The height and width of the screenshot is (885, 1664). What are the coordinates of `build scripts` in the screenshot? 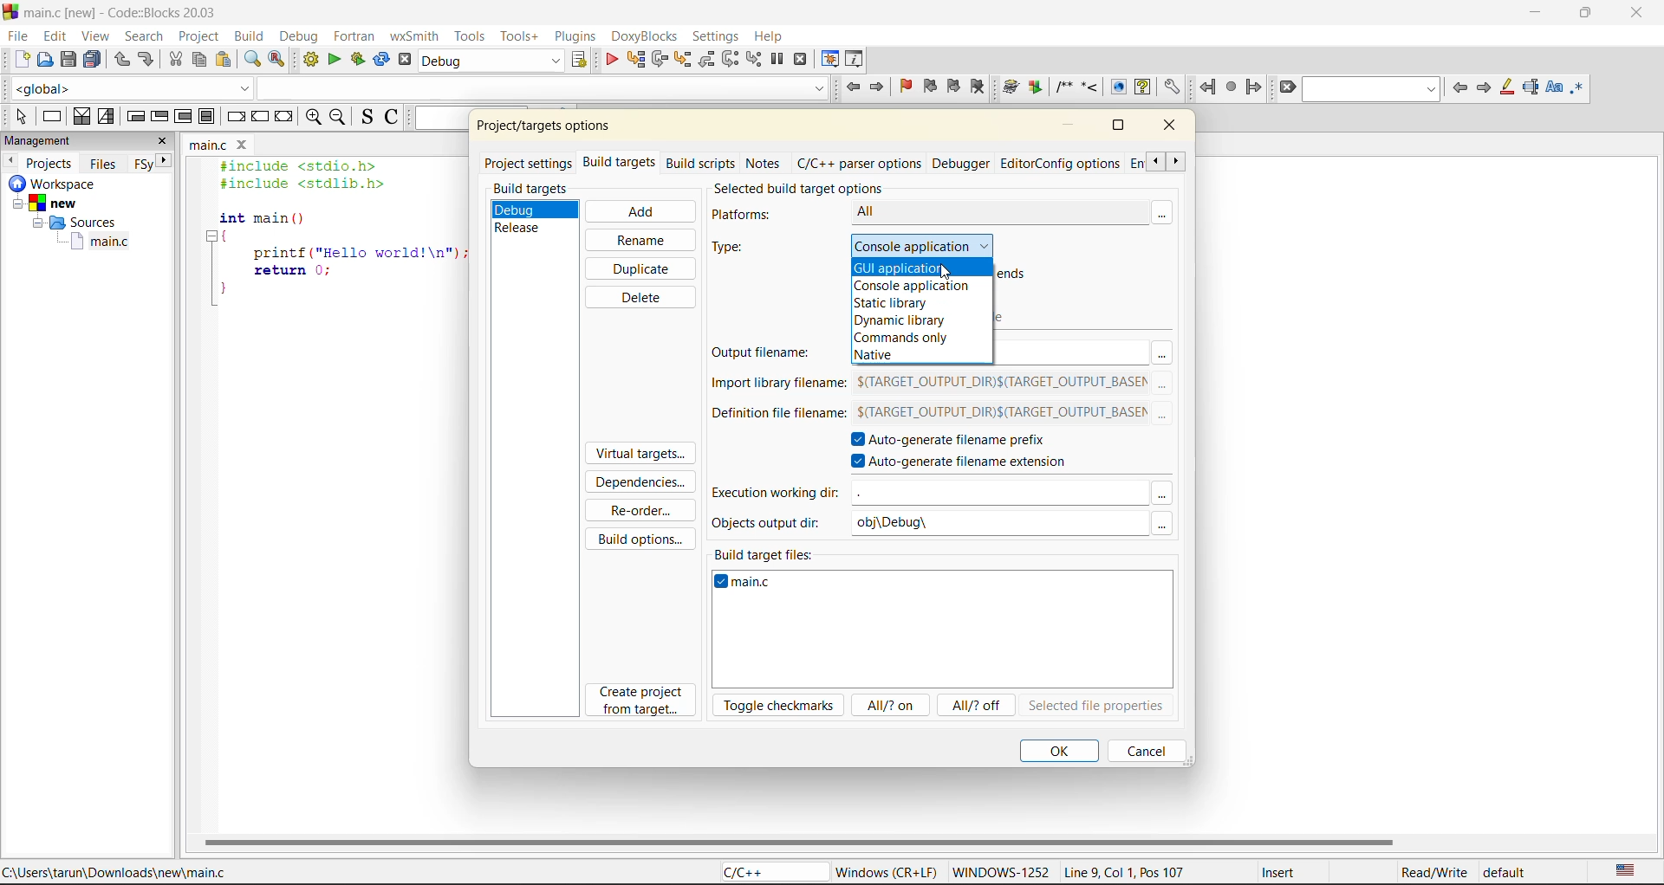 It's located at (702, 164).